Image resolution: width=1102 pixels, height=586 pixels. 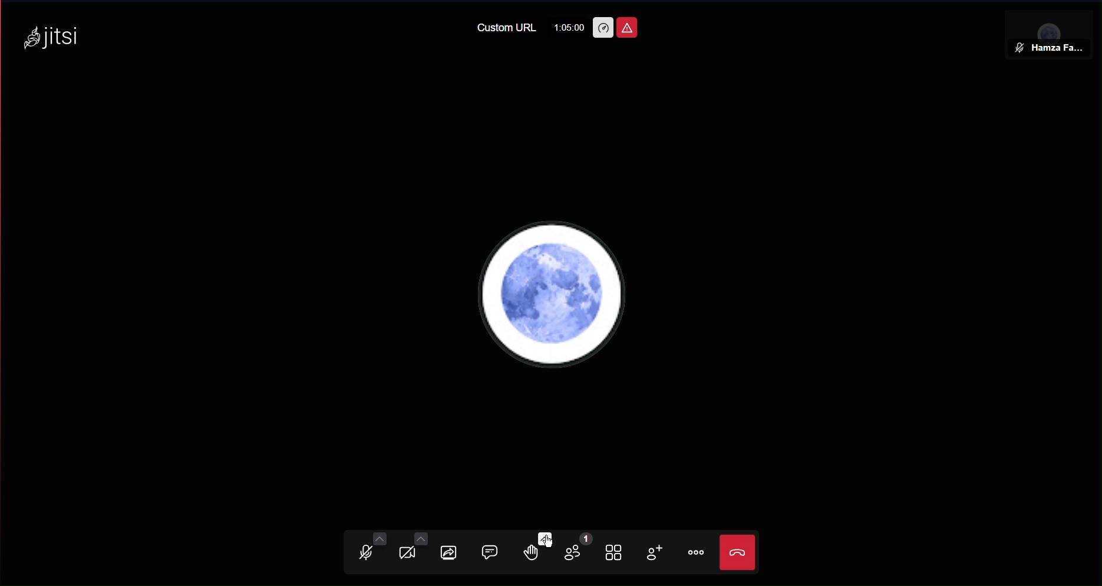 I want to click on 1:05:00, so click(x=569, y=27).